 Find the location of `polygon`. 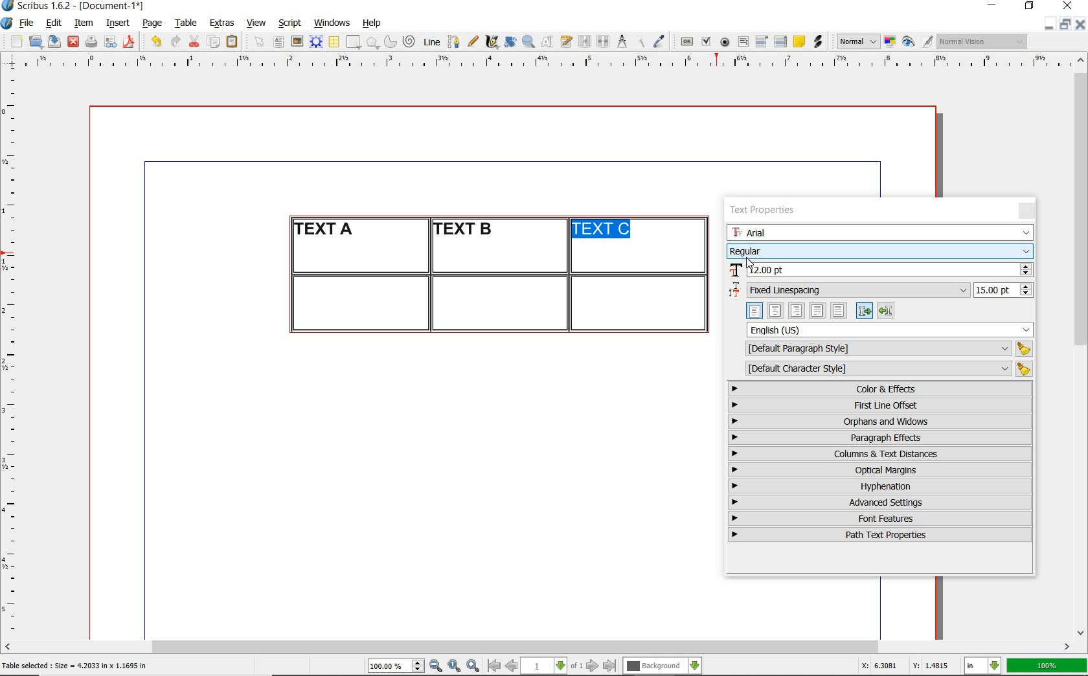

polygon is located at coordinates (372, 42).